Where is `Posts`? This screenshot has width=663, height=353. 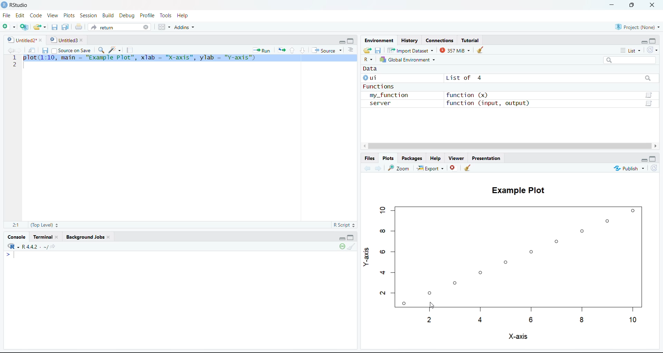 Posts is located at coordinates (70, 16).